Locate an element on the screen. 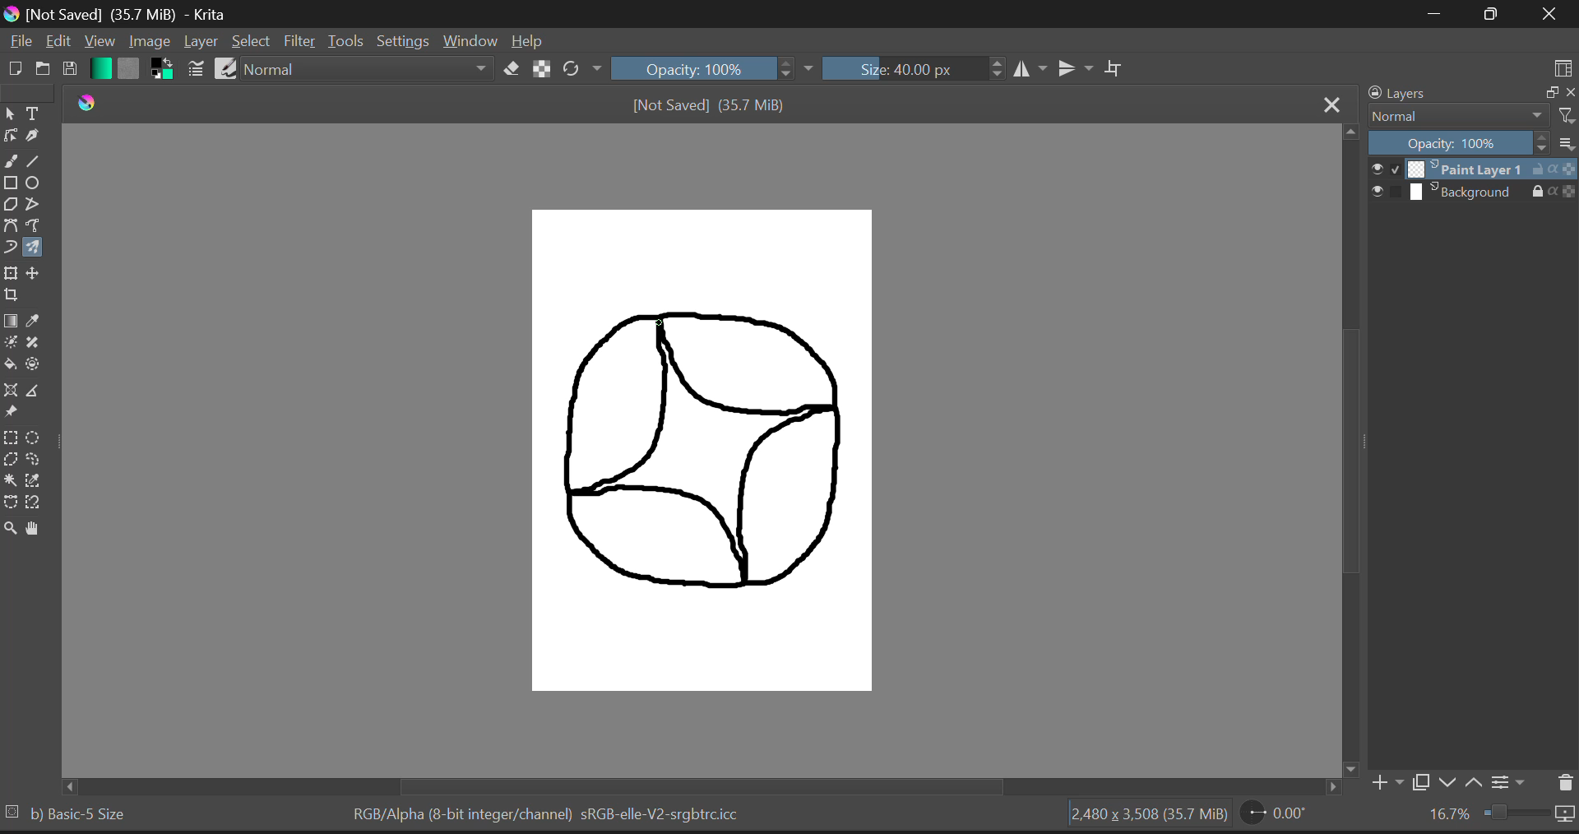 This screenshot has width=1579, height=834. Save is located at coordinates (69, 70).